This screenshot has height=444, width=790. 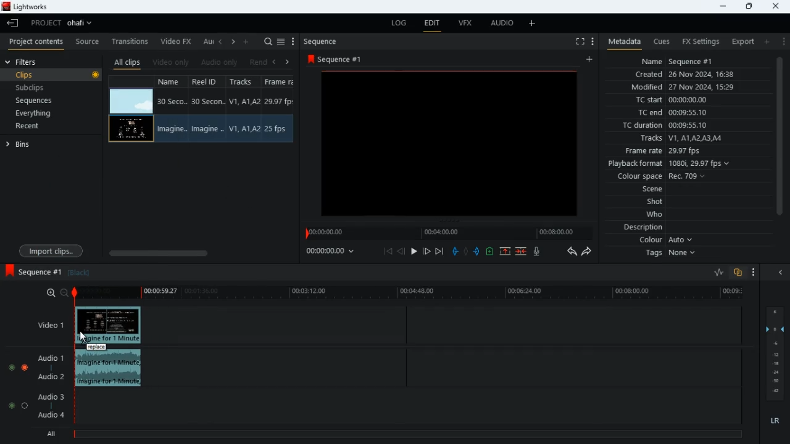 What do you see at coordinates (441, 252) in the screenshot?
I see `end` at bounding box center [441, 252].